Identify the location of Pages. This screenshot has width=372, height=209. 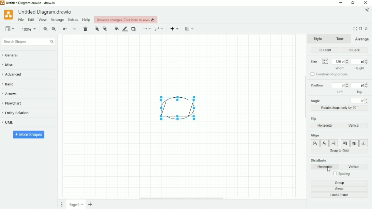
(62, 204).